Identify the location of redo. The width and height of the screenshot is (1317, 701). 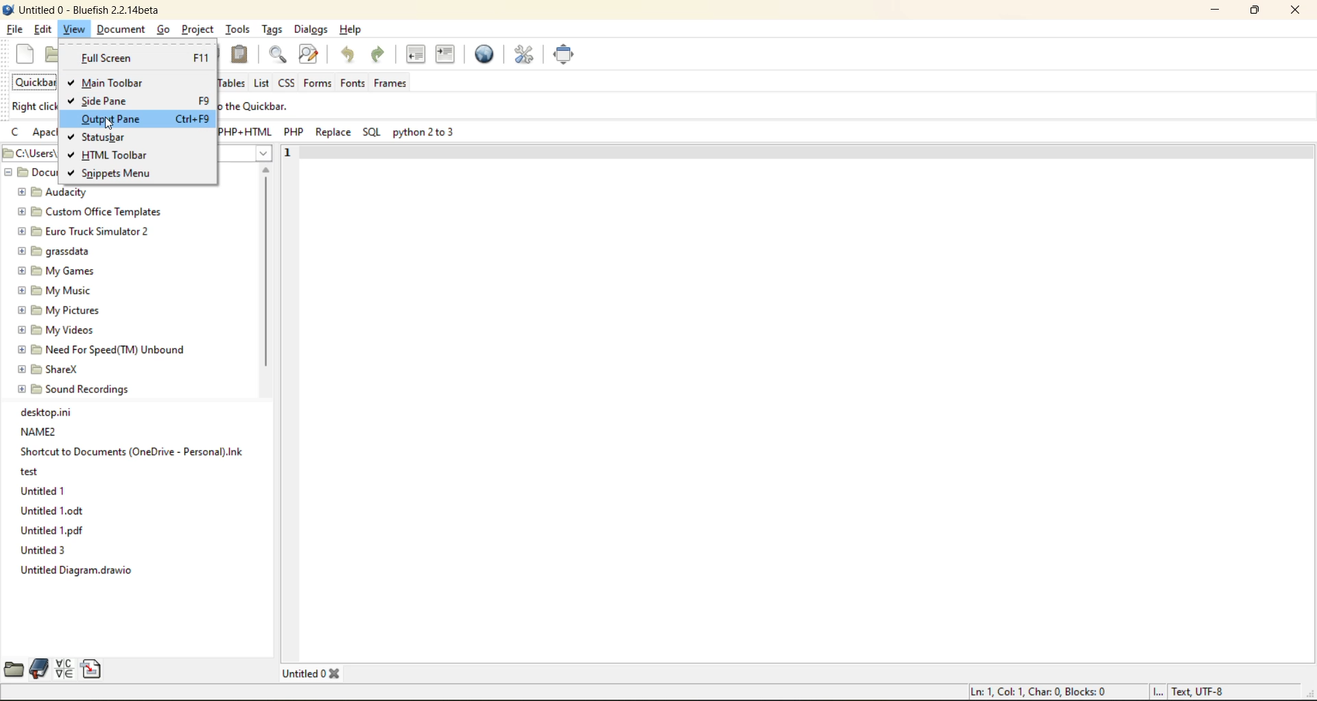
(381, 55).